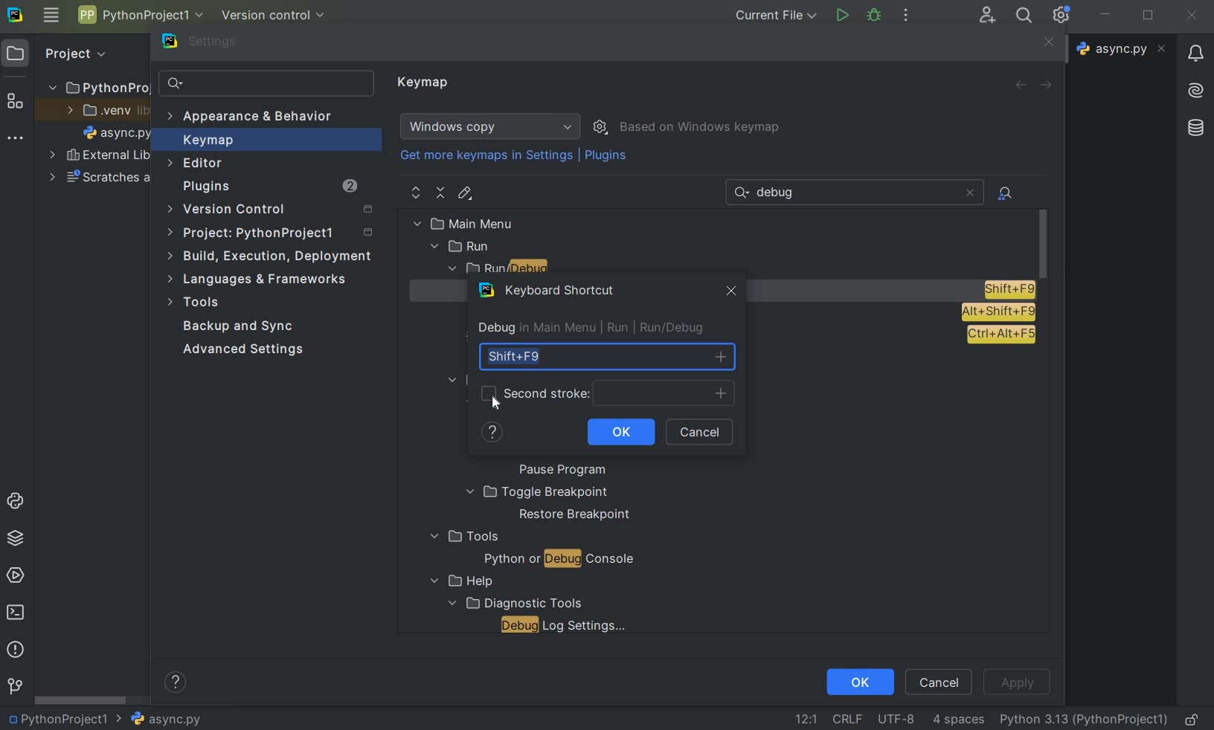 This screenshot has width=1214, height=730. I want to click on close, so click(1047, 43).